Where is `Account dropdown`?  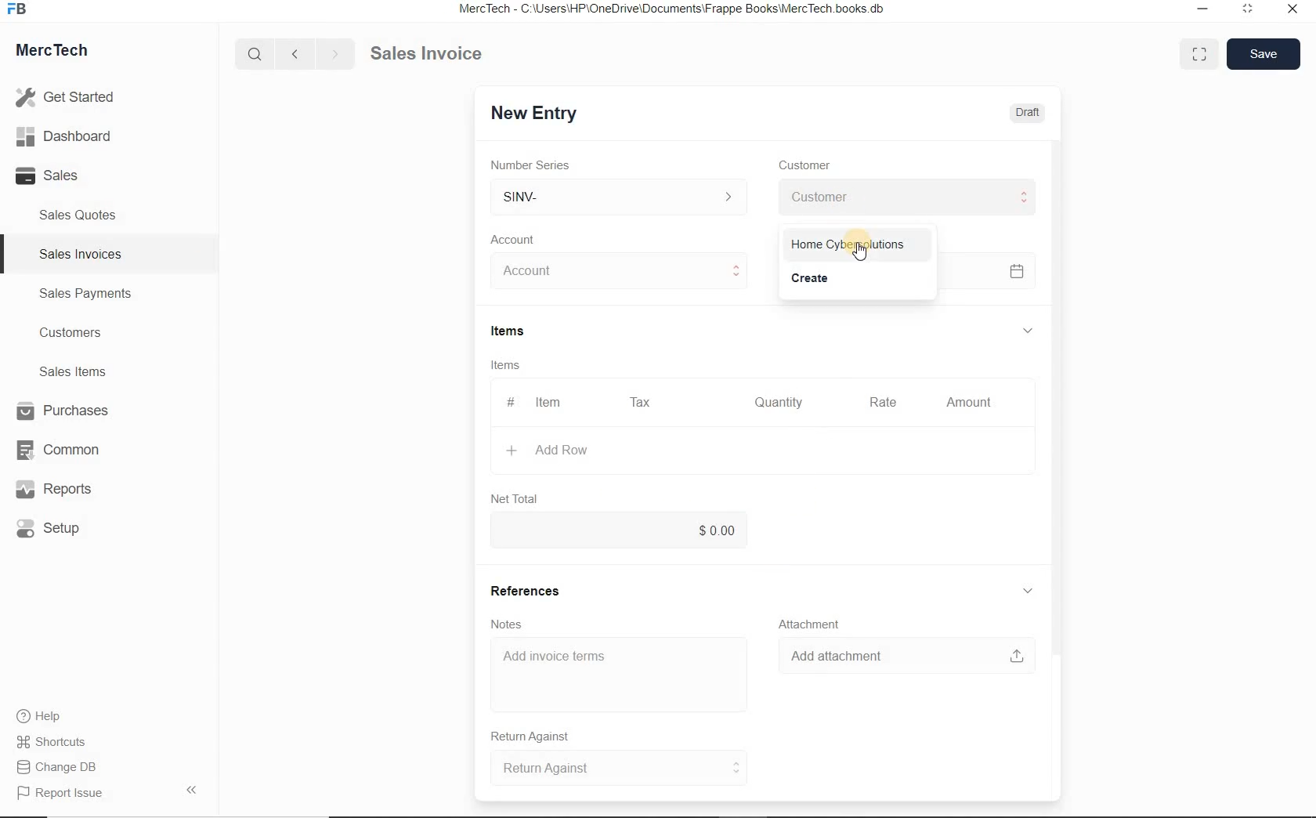 Account dropdown is located at coordinates (621, 273).